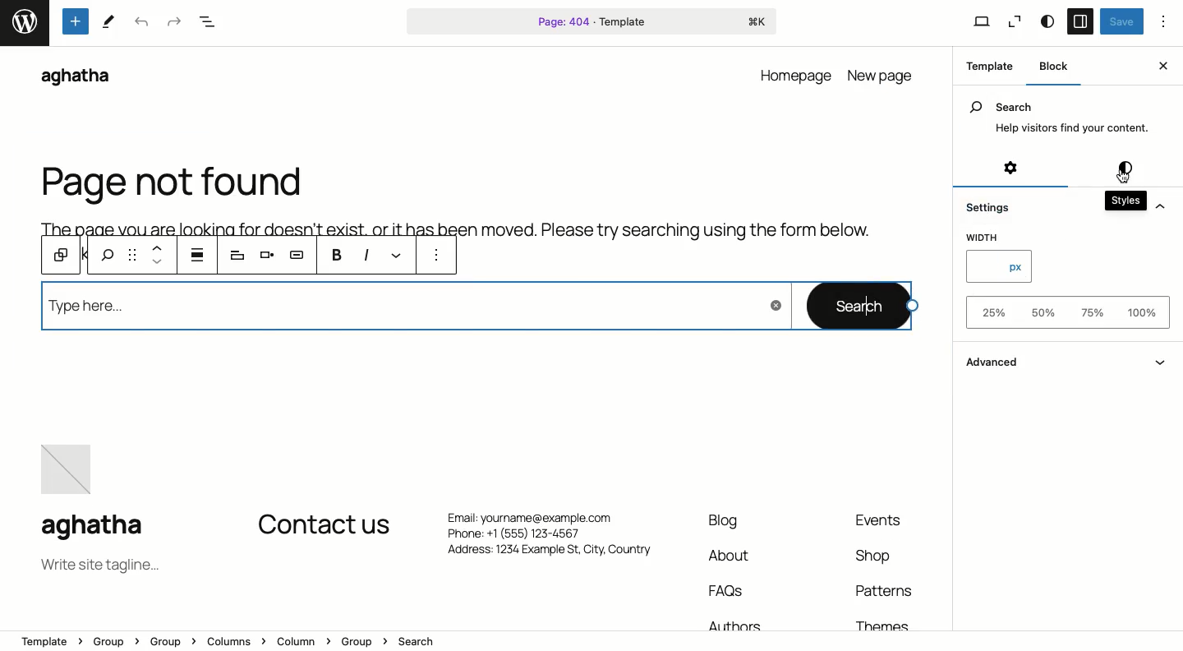 Image resolution: width=1183 pixels, height=651 pixels. What do you see at coordinates (207, 22) in the screenshot?
I see `Document overview` at bounding box center [207, 22].